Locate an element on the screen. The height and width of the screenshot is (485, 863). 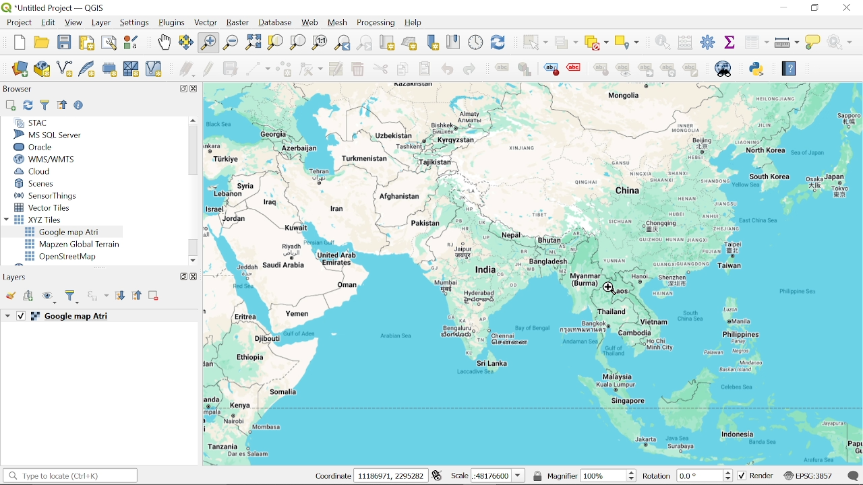
Show layout is located at coordinates (110, 44).